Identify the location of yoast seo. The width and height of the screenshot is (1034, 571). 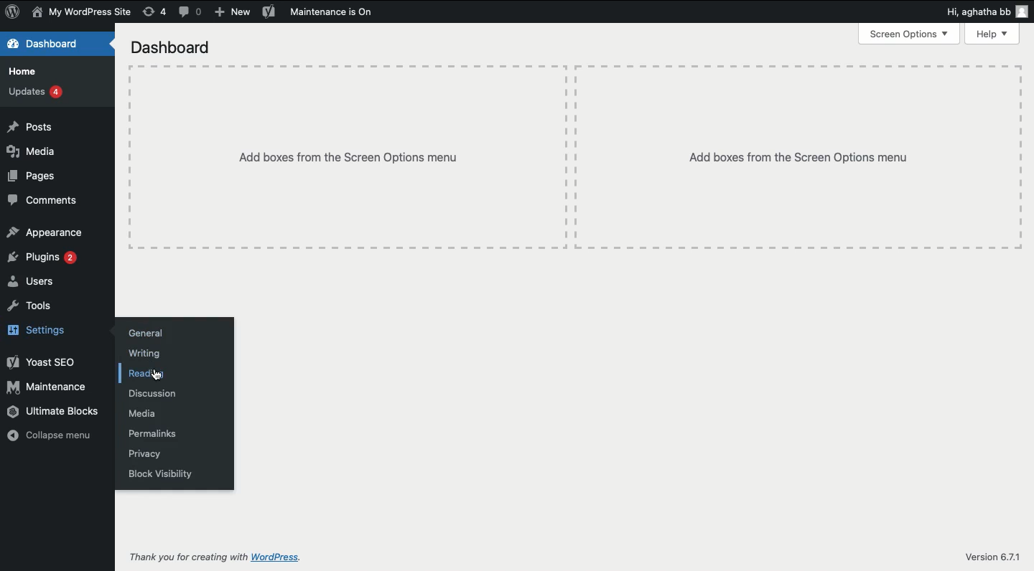
(44, 362).